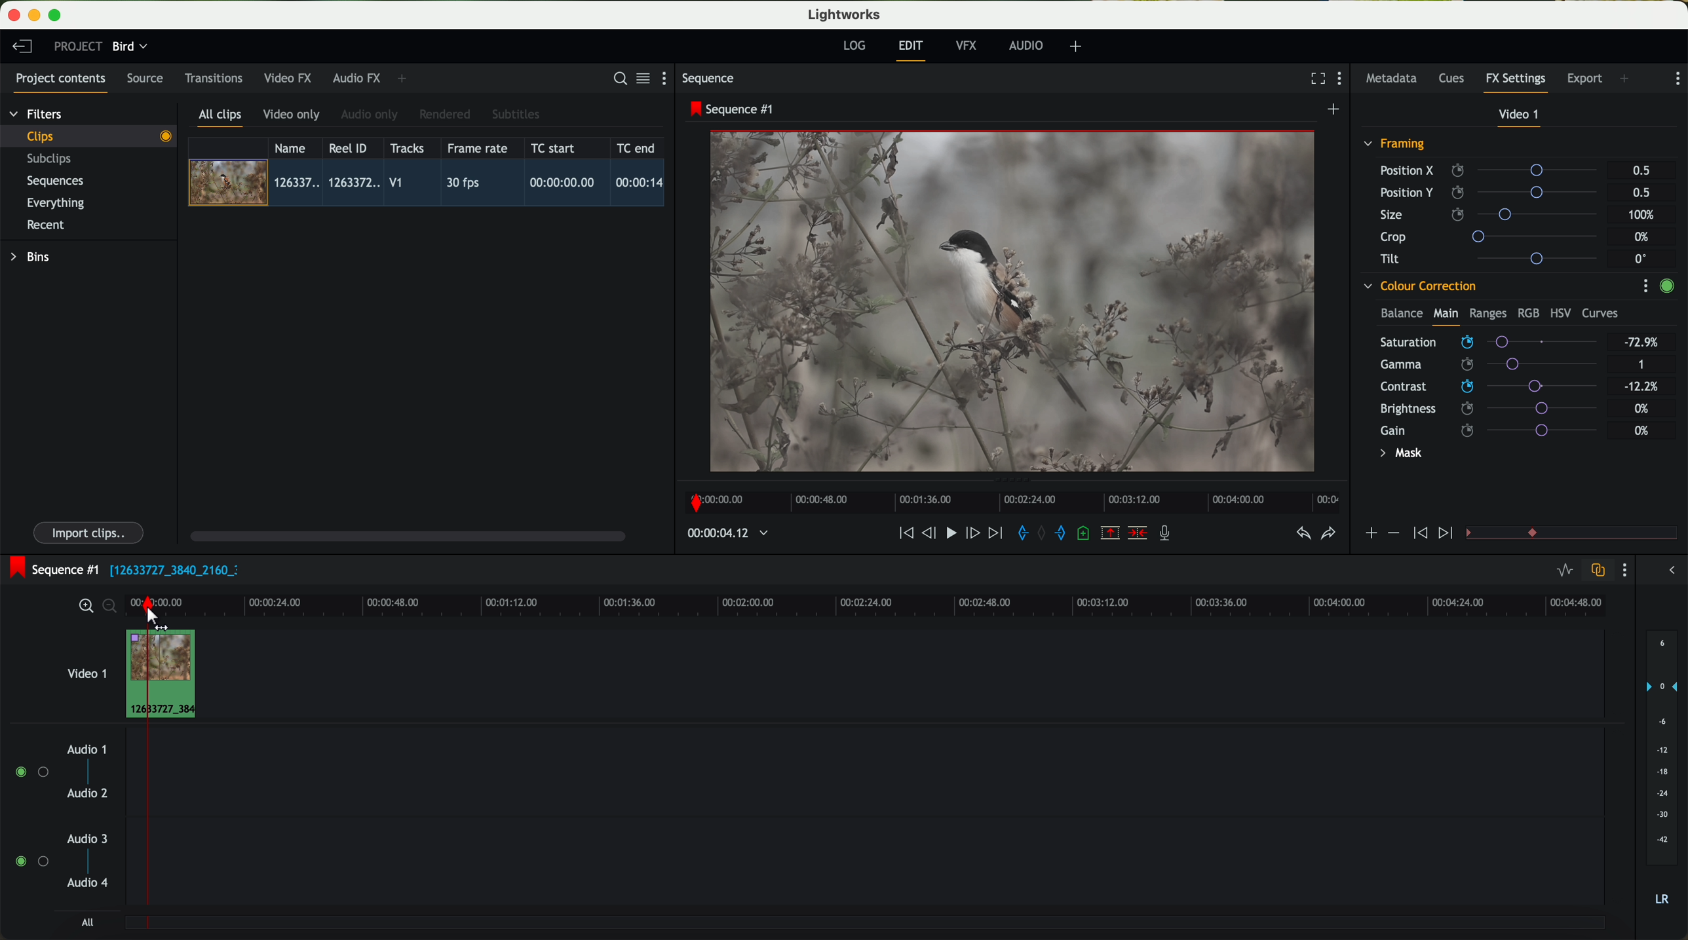  I want to click on VFX, so click(969, 46).